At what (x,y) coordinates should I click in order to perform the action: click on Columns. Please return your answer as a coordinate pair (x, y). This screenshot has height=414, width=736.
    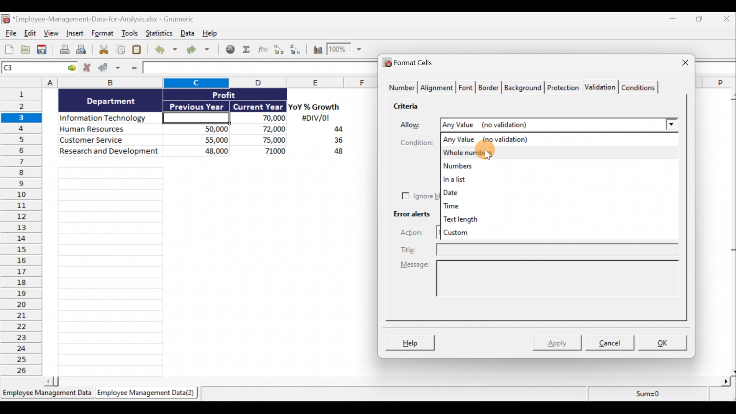
    Looking at the image, I should click on (192, 82).